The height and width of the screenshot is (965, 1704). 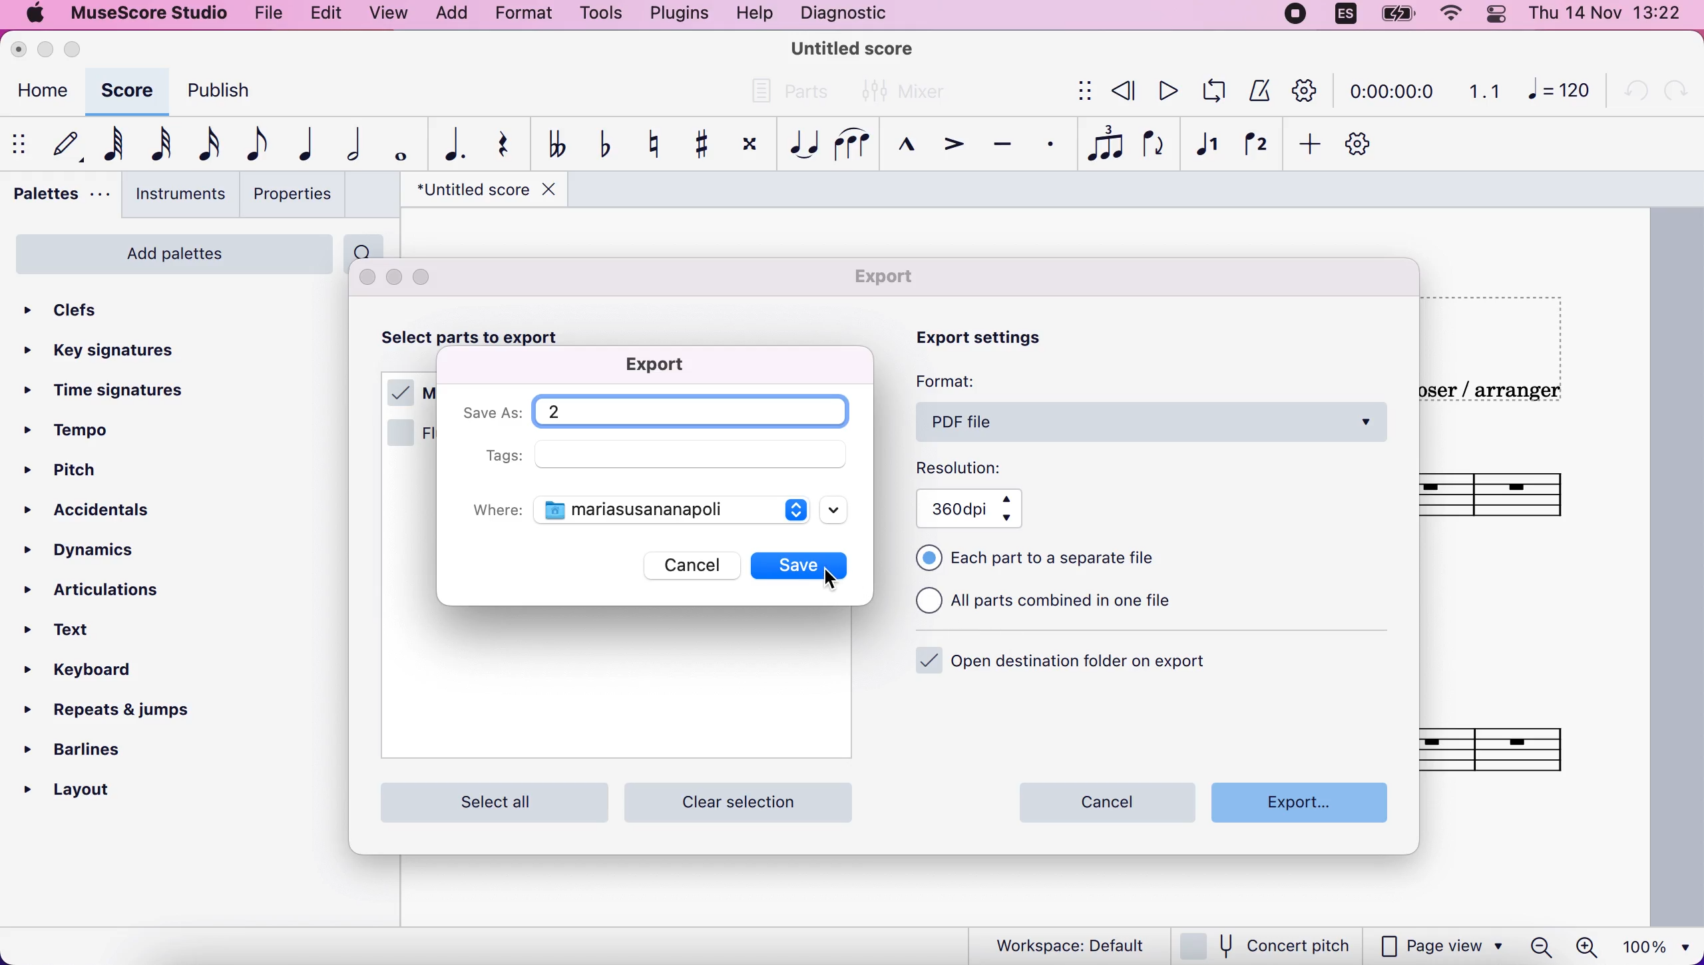 I want to click on metronome, so click(x=1257, y=91).